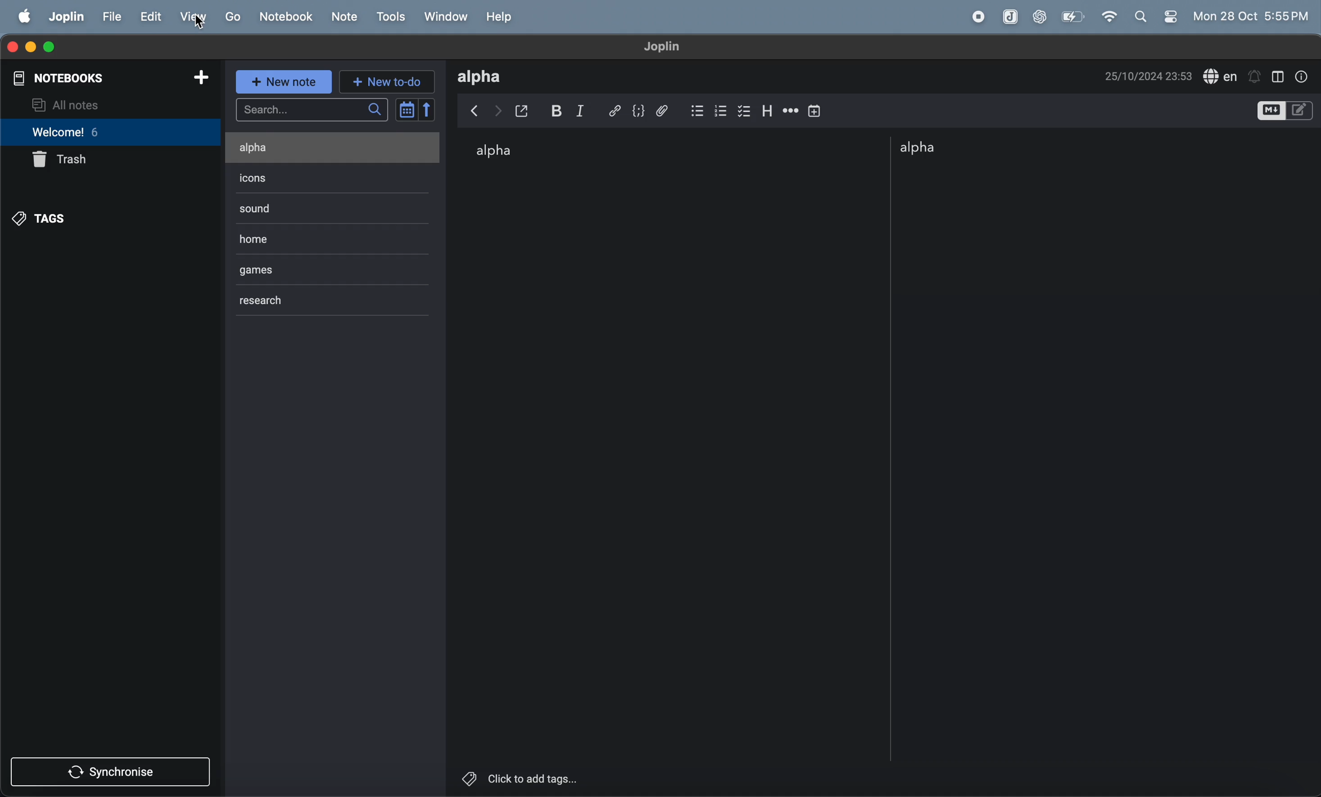 The width and height of the screenshot is (1321, 797). I want to click on wifi, so click(1111, 17).